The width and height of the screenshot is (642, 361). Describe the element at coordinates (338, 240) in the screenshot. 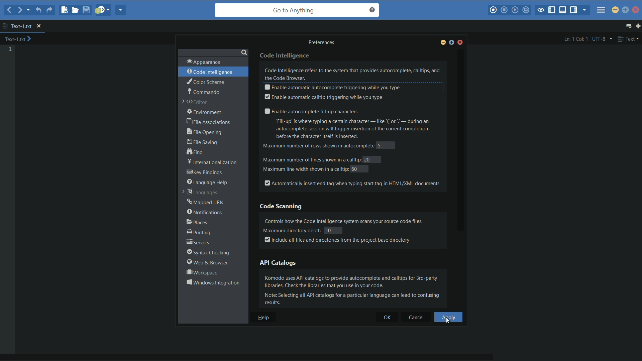

I see `Include all files and directories from the project base directory` at that location.